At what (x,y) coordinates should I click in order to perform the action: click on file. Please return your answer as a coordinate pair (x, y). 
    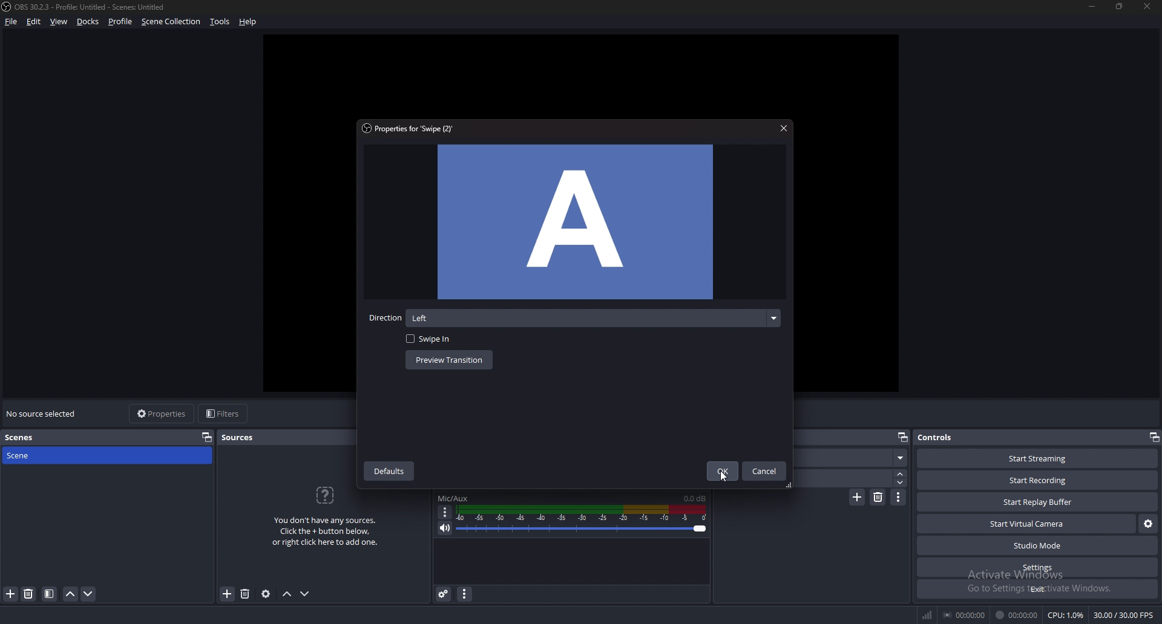
    Looking at the image, I should click on (11, 22).